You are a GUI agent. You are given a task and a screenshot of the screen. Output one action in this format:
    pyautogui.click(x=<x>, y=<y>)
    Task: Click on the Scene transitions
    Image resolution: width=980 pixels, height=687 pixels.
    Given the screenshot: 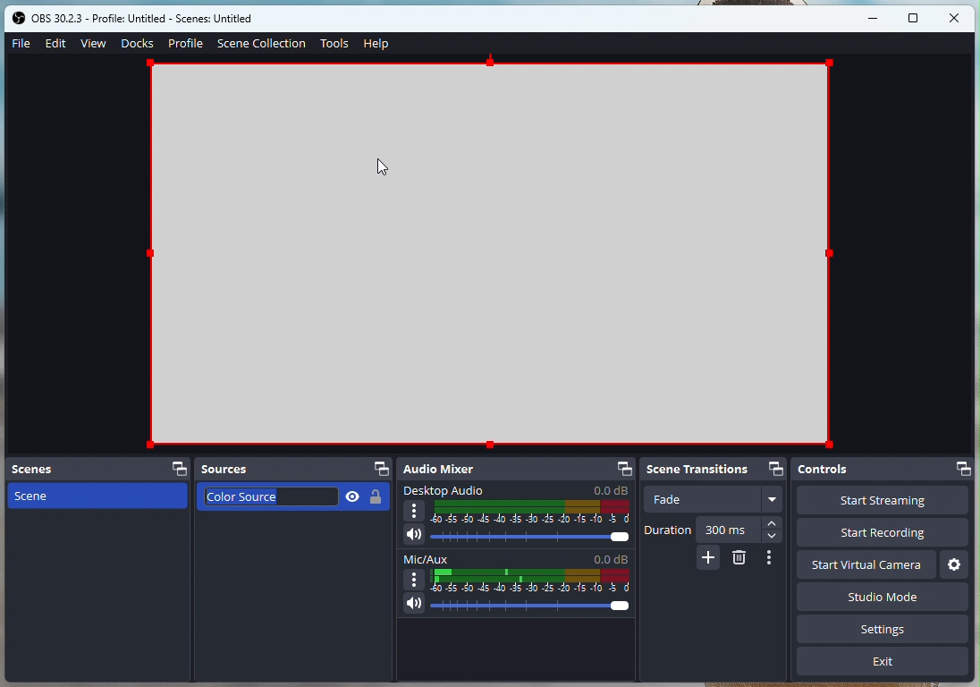 What is the action you would take?
    pyautogui.click(x=717, y=469)
    